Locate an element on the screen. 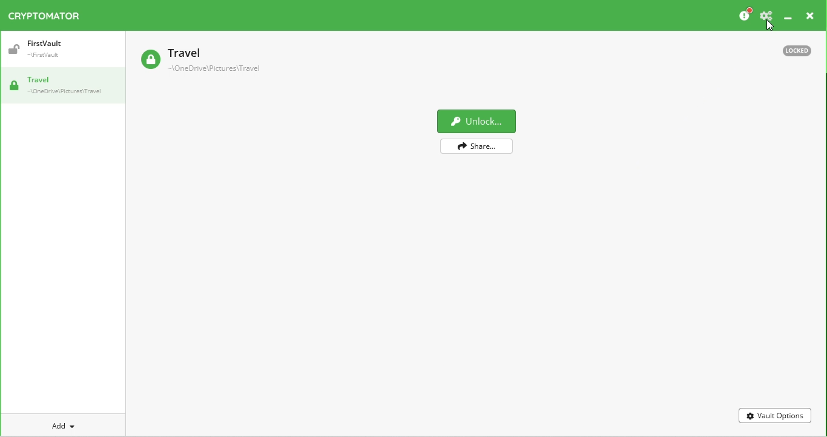 The height and width of the screenshot is (437, 827). Share  is located at coordinates (477, 146).